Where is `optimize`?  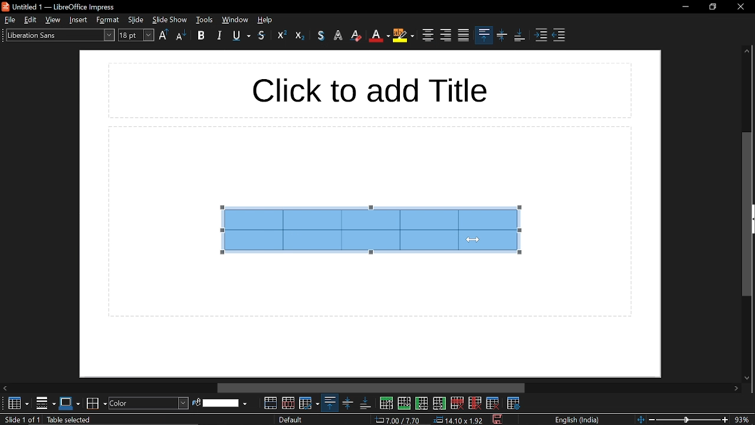
optimize is located at coordinates (310, 403).